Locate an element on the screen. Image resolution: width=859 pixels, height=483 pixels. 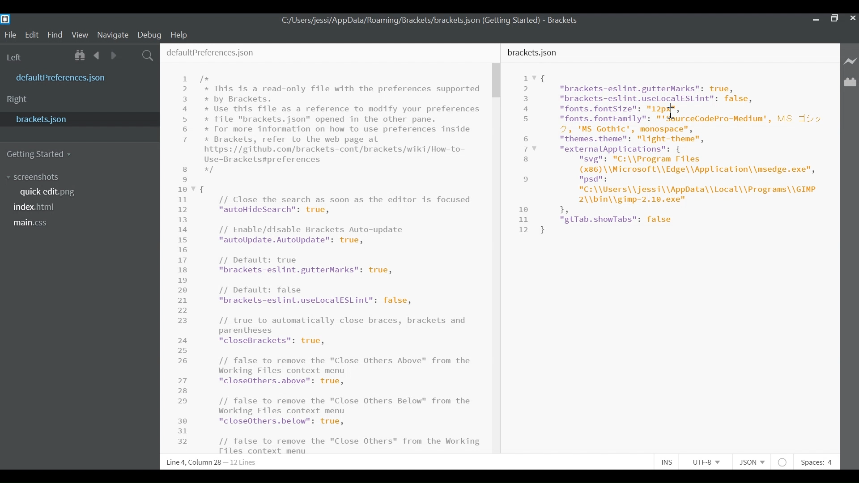
Debug is located at coordinates (149, 35).